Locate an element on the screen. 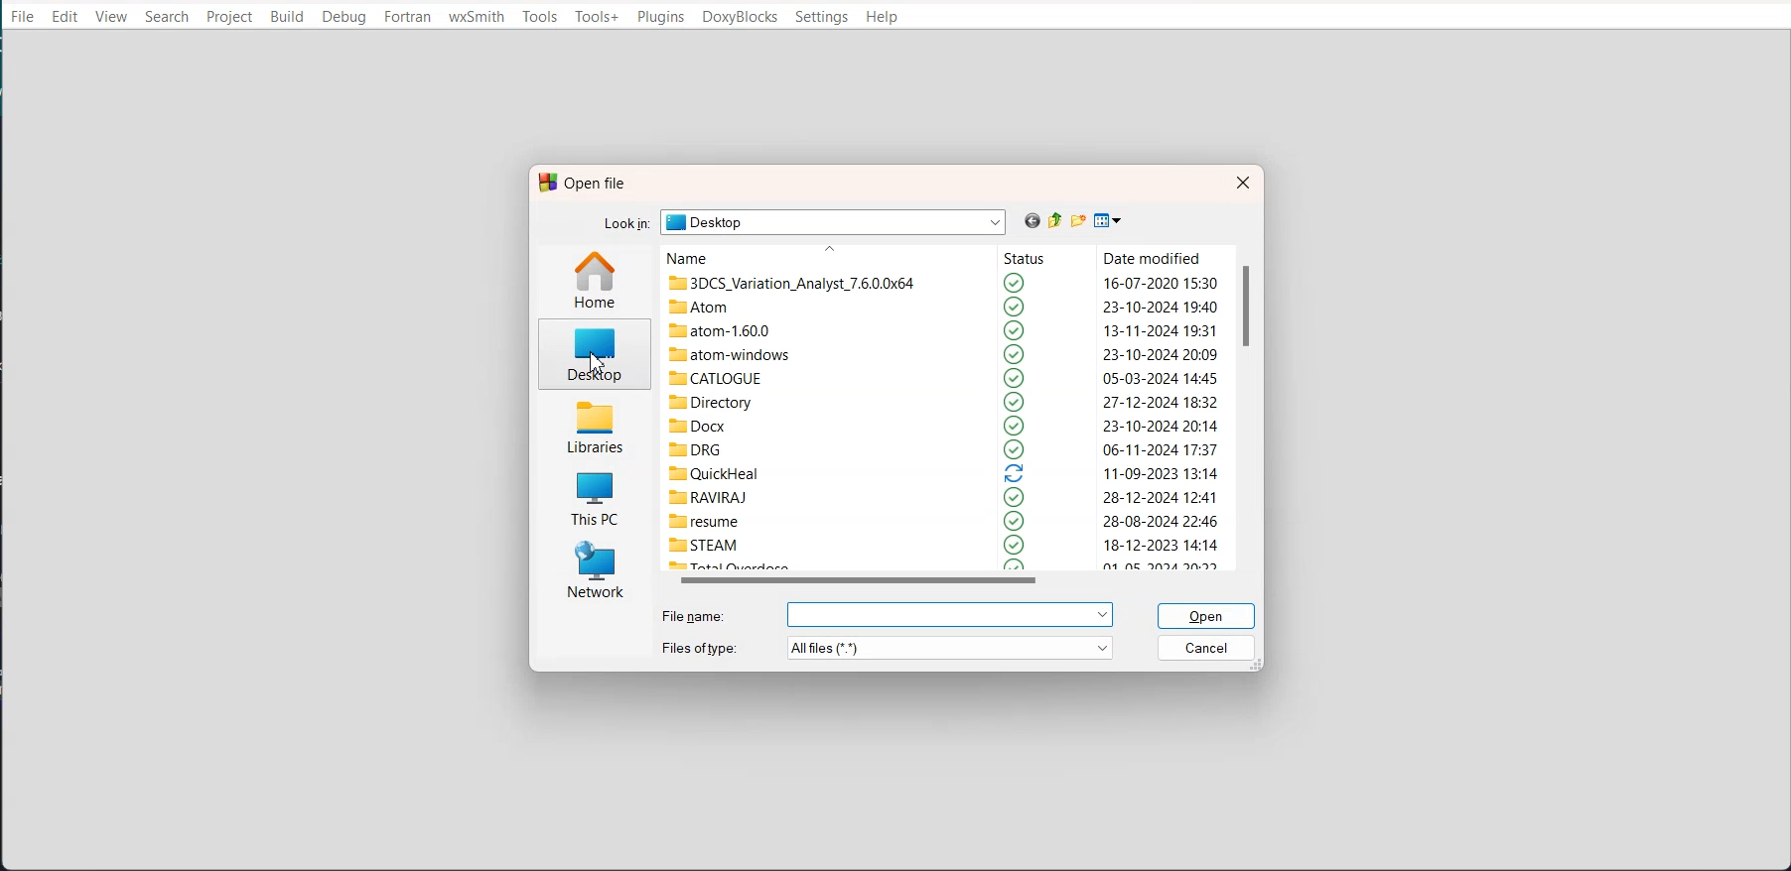 This screenshot has height=871, width=1791. Name is located at coordinates (713, 257).